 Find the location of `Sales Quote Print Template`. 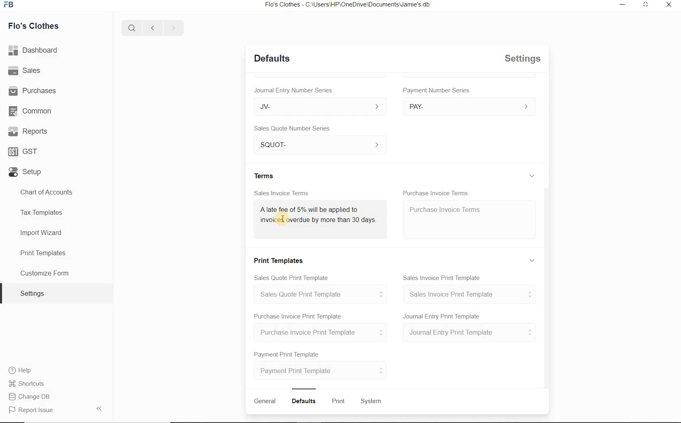

Sales Quote Print Template is located at coordinates (293, 277).